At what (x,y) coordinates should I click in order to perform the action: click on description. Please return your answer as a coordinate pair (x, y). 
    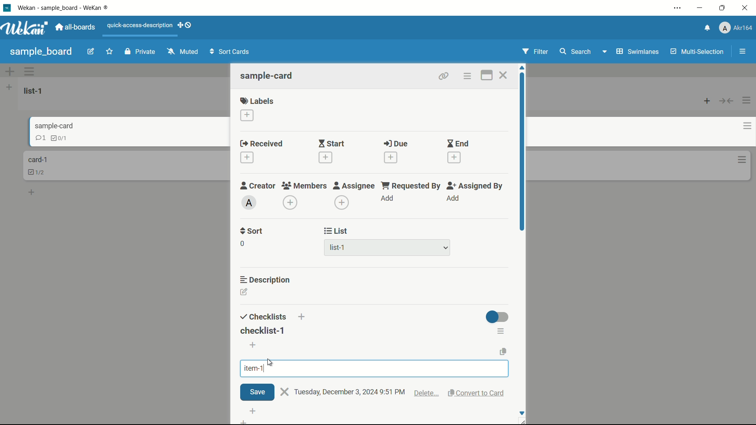
    Looking at the image, I should click on (265, 280).